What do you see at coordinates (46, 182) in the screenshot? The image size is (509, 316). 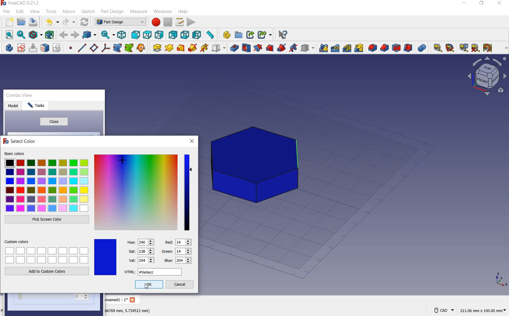 I see `basic colors` at bounding box center [46, 182].